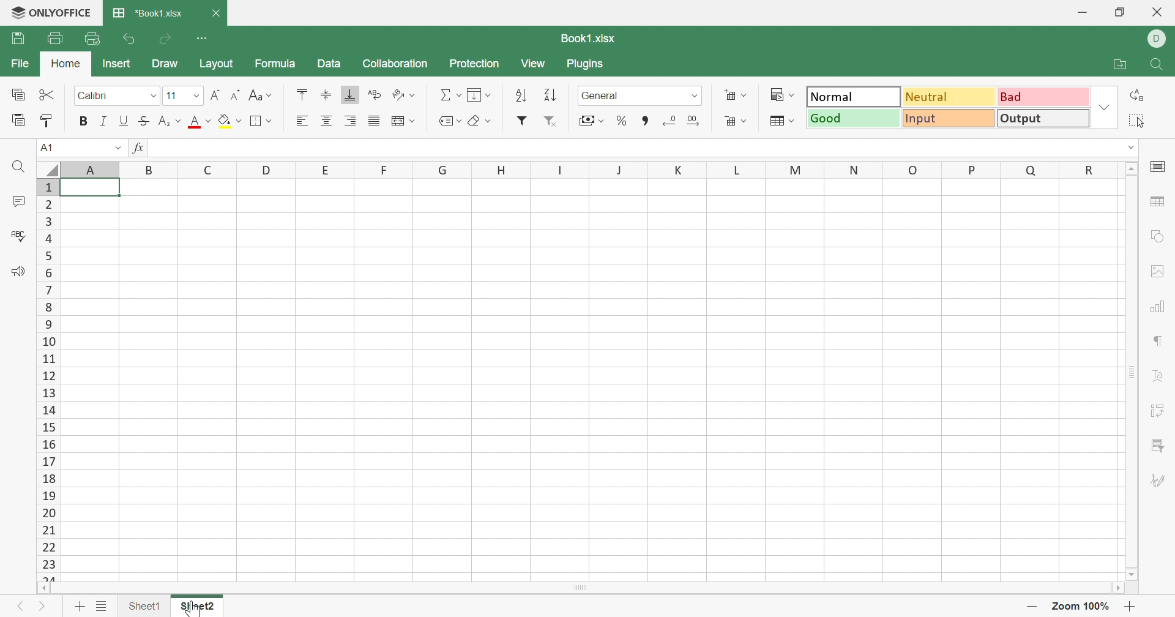  I want to click on Bad, so click(1043, 97).